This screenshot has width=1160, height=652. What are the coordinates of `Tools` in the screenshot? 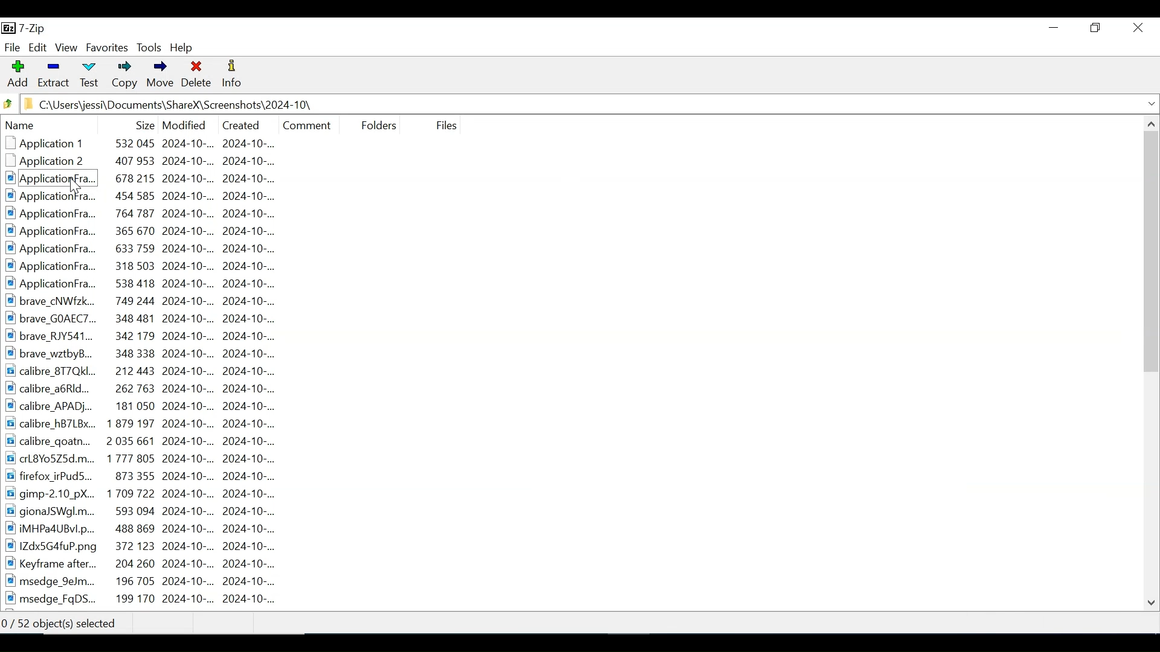 It's located at (150, 48).